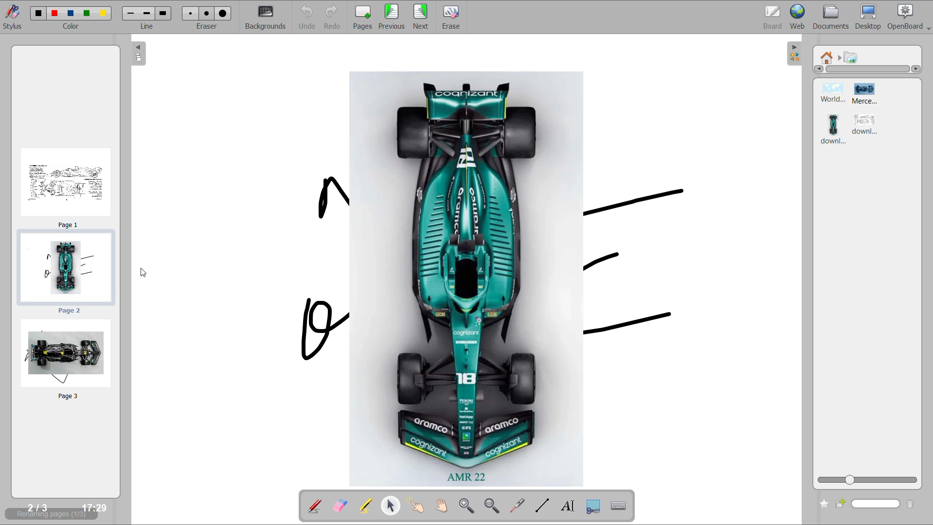 Image resolution: width=933 pixels, height=525 pixels. What do you see at coordinates (486, 277) in the screenshot?
I see `image from current page` at bounding box center [486, 277].